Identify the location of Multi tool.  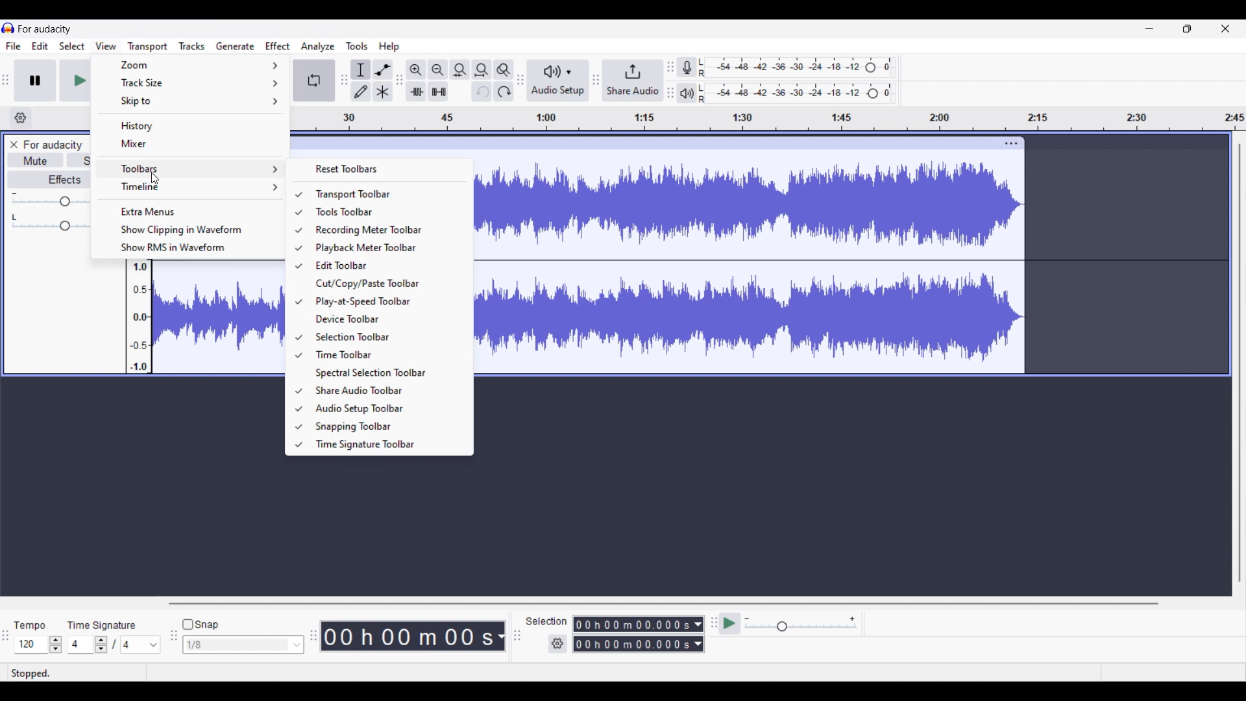
(382, 92).